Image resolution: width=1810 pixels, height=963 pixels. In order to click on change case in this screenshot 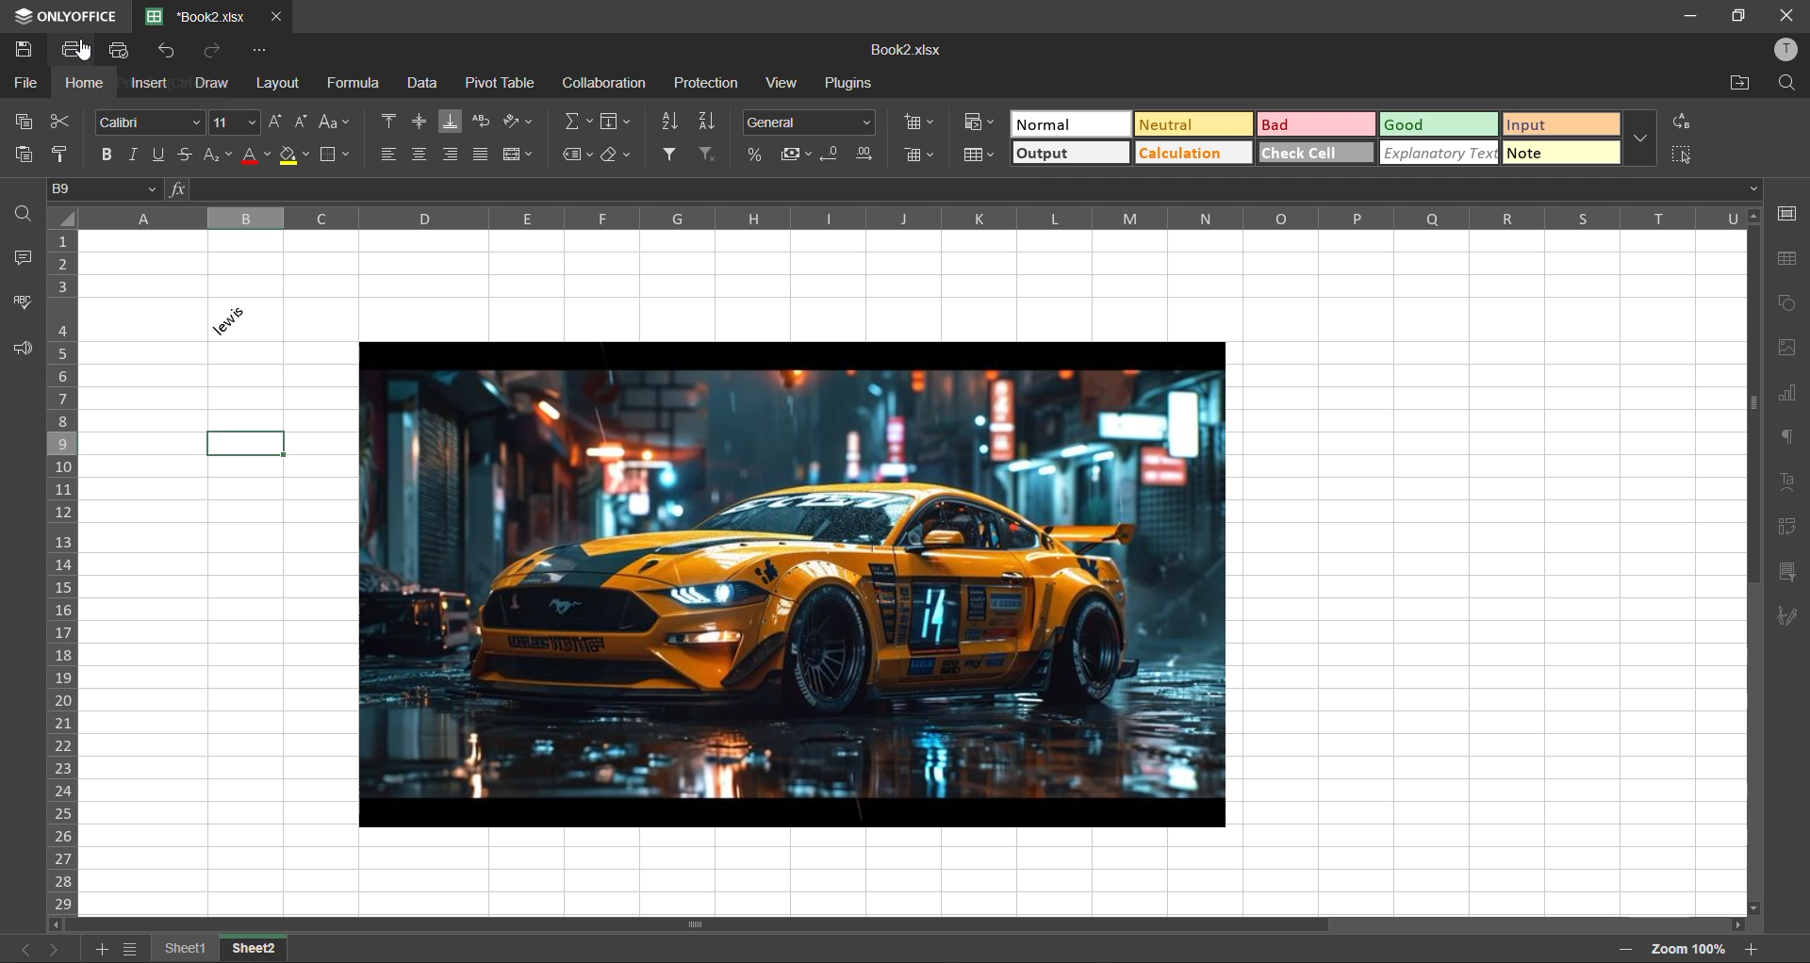, I will do `click(335, 122)`.